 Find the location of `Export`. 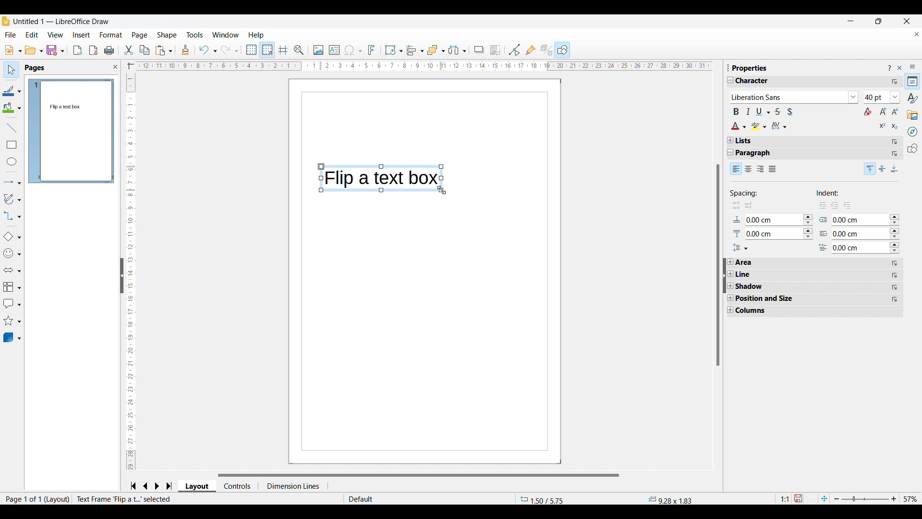

Export is located at coordinates (78, 50).